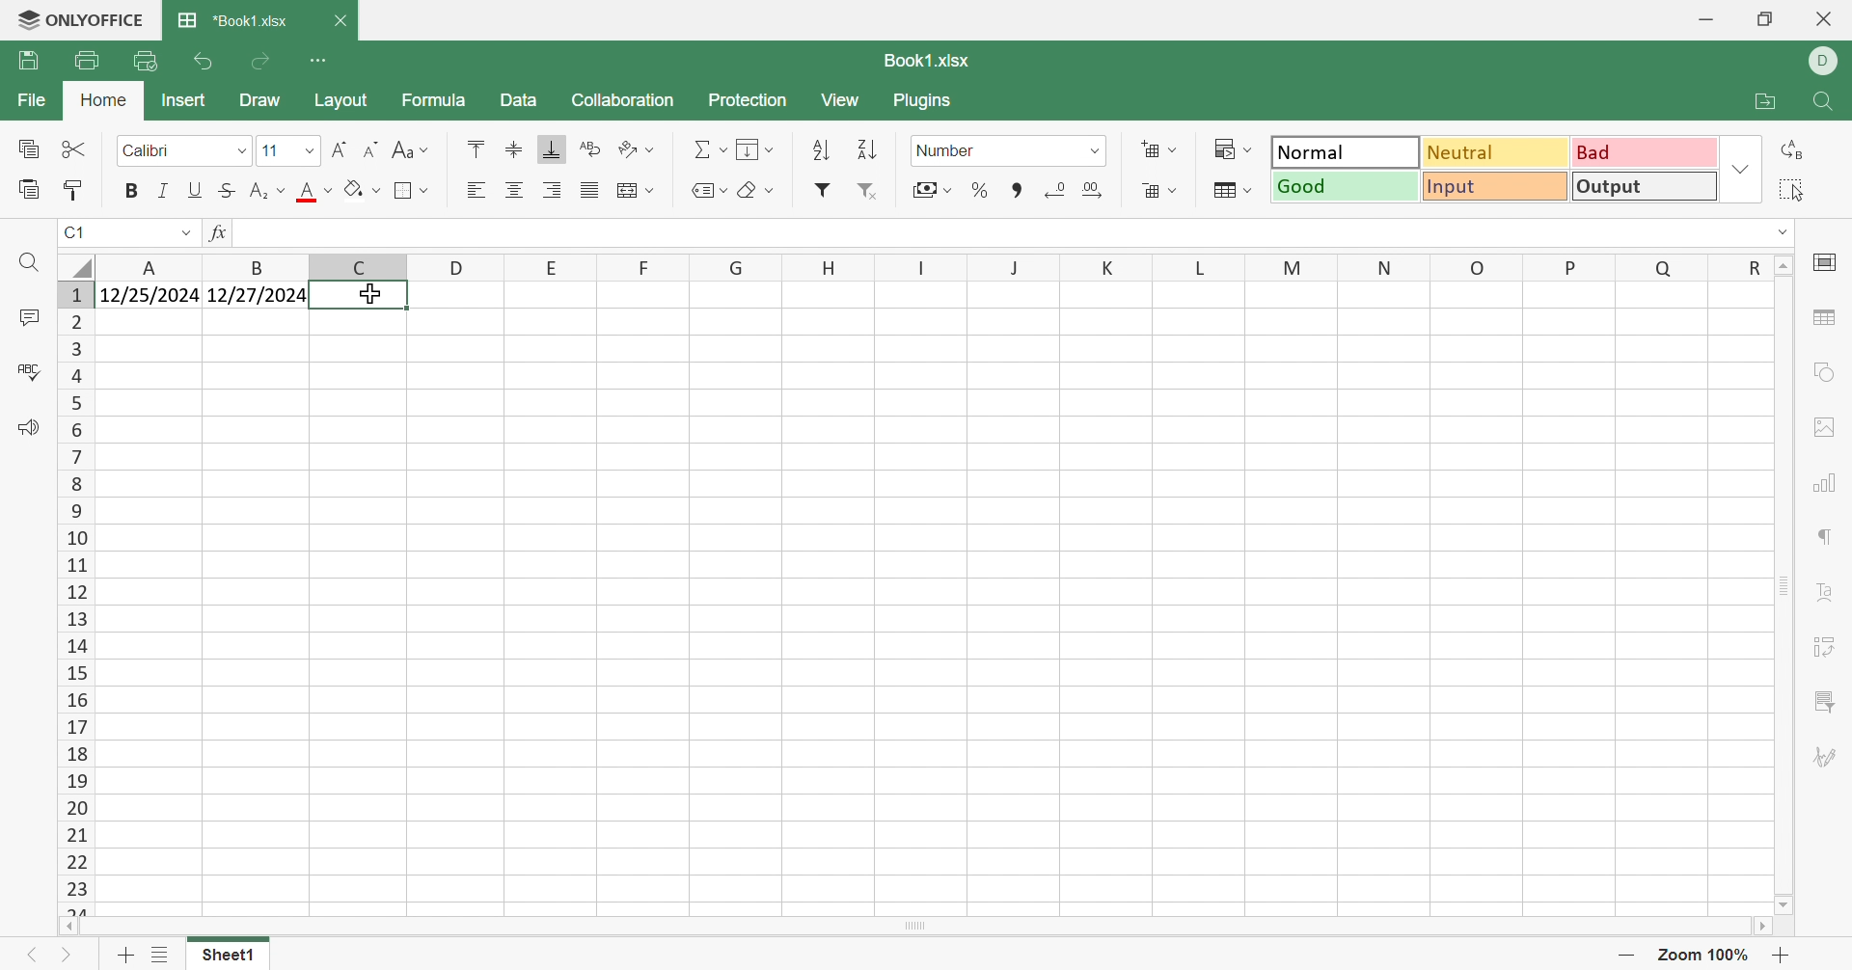 This screenshot has width=1852, height=970. What do you see at coordinates (290, 233) in the screenshot?
I see `12/25/2024` at bounding box center [290, 233].